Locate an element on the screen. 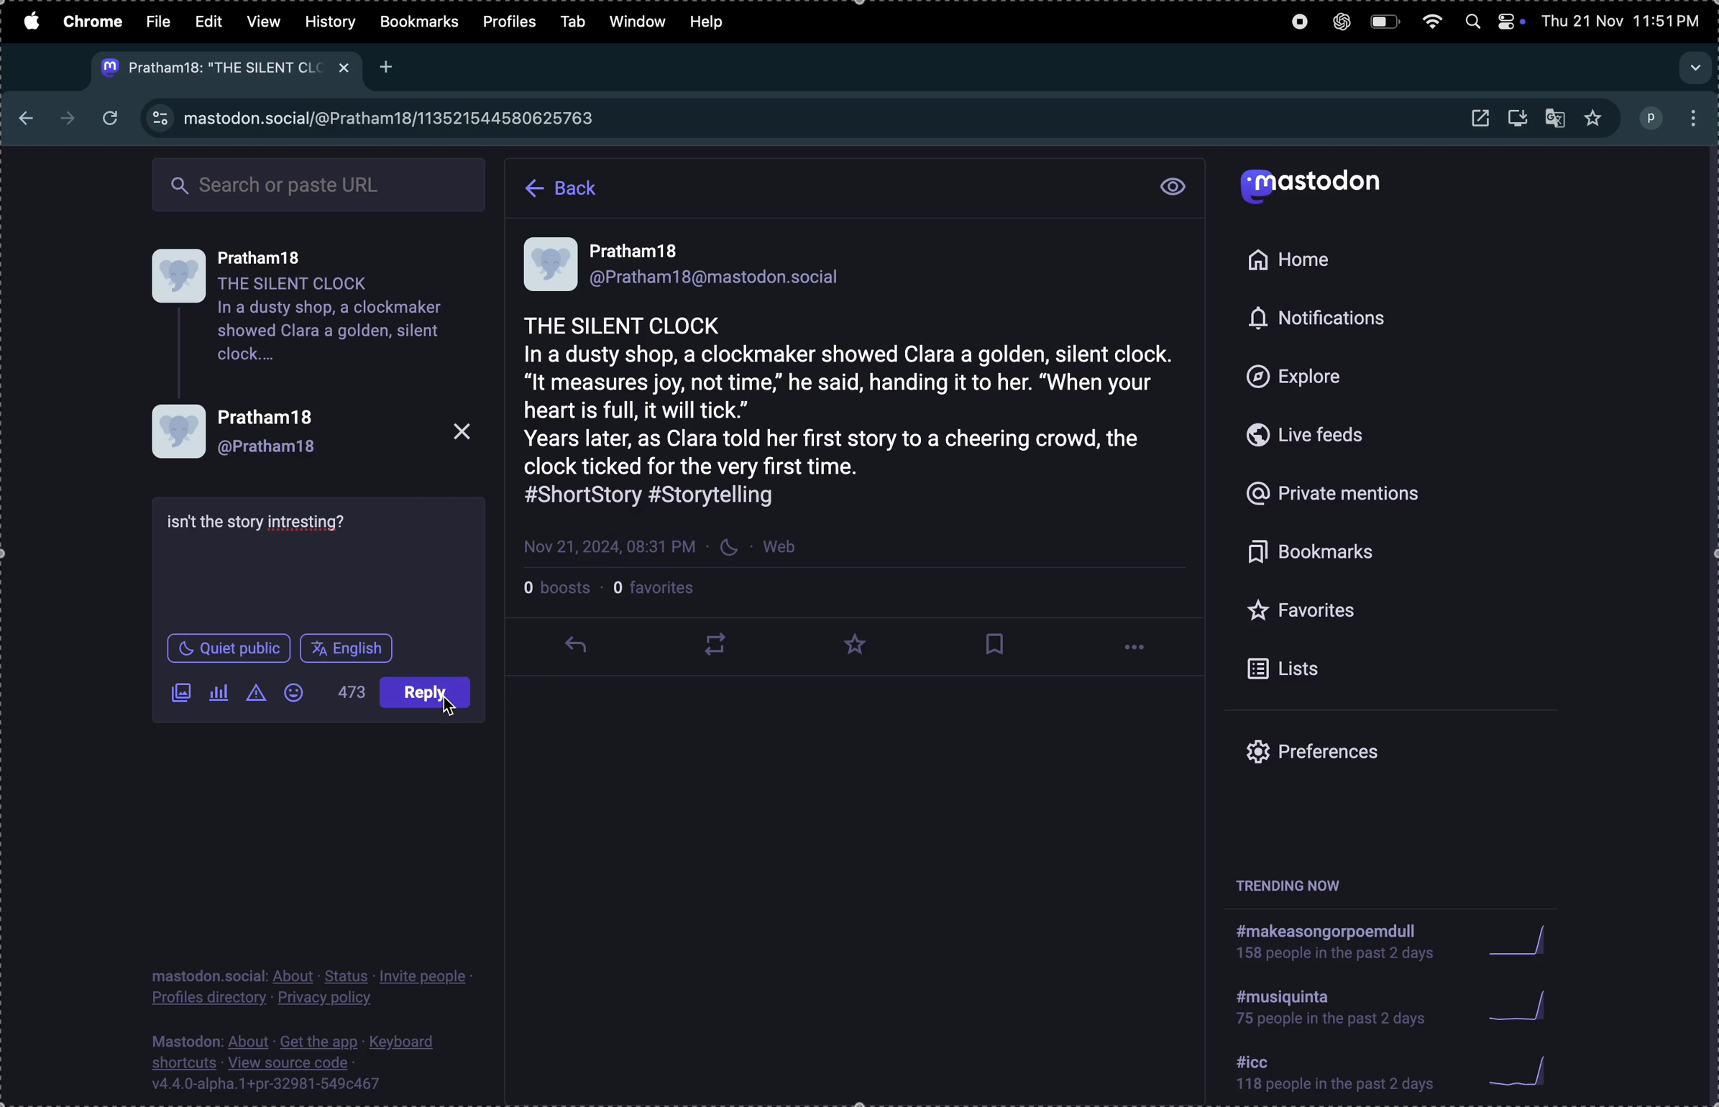 Image resolution: width=1719 pixels, height=1107 pixels. hashtag is located at coordinates (1337, 1006).